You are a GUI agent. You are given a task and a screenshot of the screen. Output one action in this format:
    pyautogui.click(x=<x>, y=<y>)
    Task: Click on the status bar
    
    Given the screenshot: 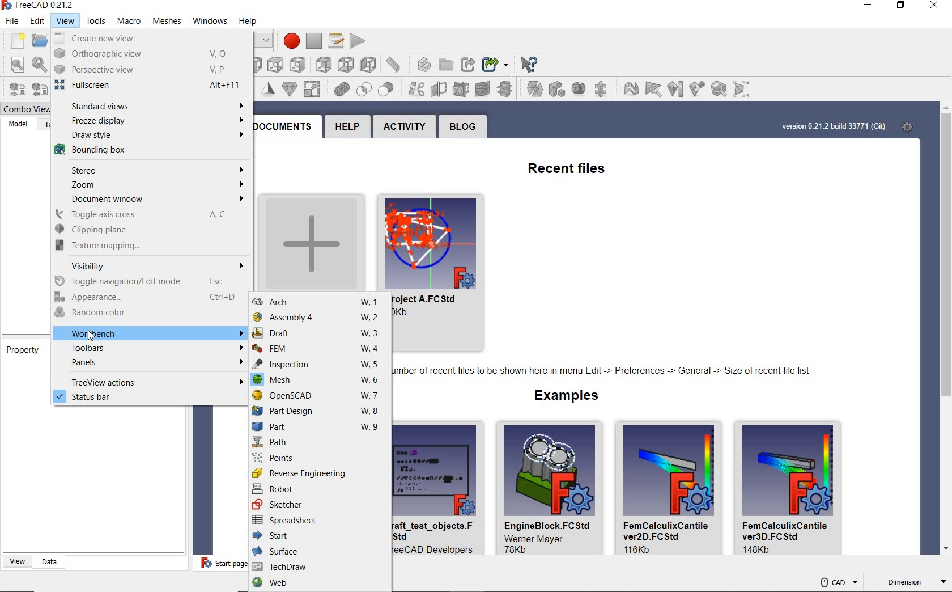 What is the action you would take?
    pyautogui.click(x=148, y=398)
    